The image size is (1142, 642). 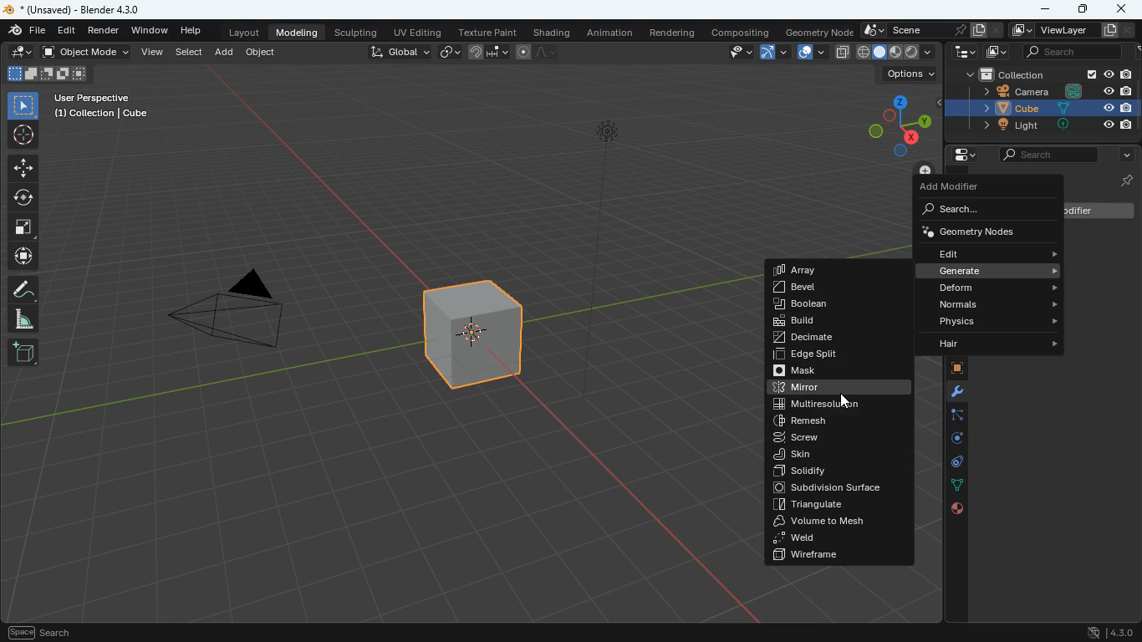 What do you see at coordinates (814, 31) in the screenshot?
I see `geometry node` at bounding box center [814, 31].